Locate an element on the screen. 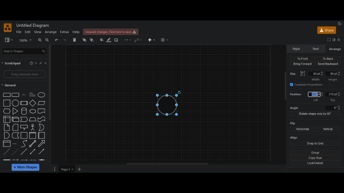 This screenshot has width=344, height=193. to back is located at coordinates (93, 40).